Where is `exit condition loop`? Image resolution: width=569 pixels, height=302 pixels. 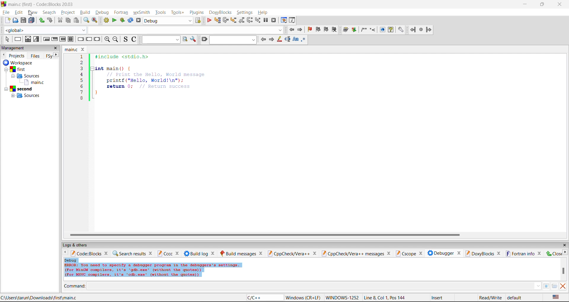
exit condition loop is located at coordinates (55, 39).